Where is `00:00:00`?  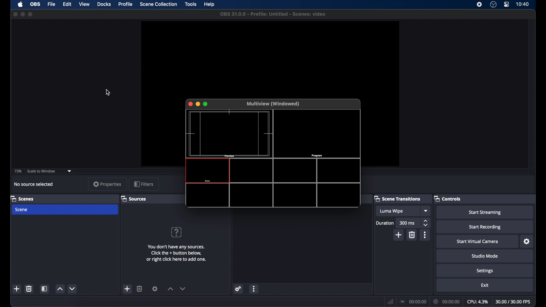 00:00:00 is located at coordinates (447, 301).